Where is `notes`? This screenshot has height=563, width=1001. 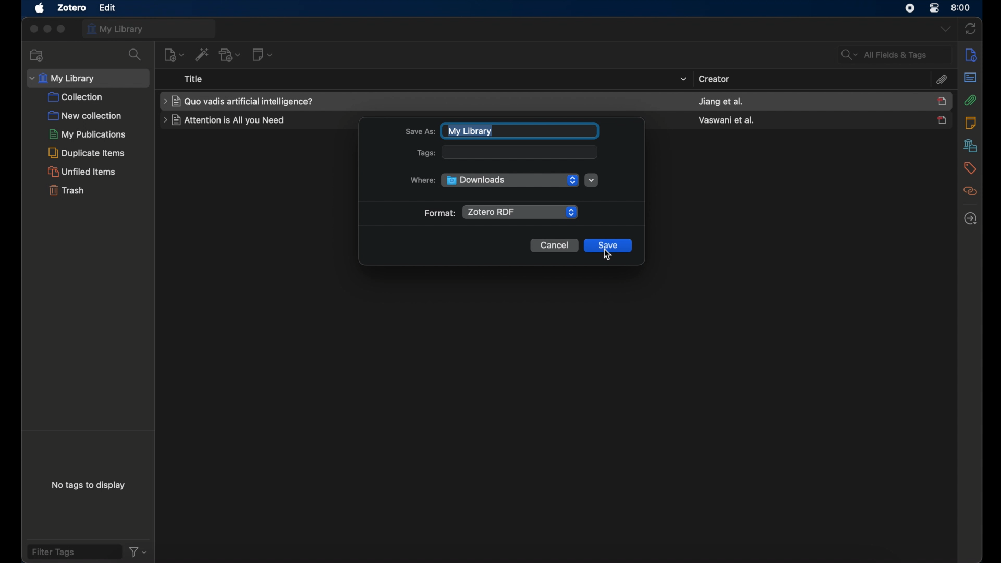
notes is located at coordinates (970, 123).